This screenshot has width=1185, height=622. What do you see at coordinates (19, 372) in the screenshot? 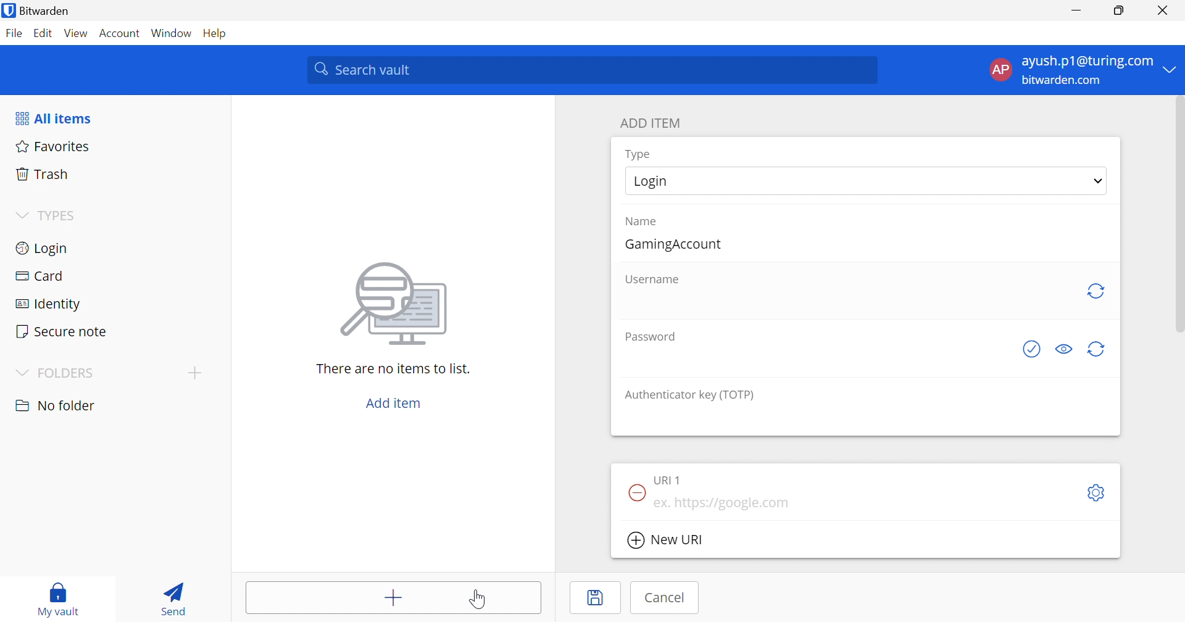
I see `Drop Down` at bounding box center [19, 372].